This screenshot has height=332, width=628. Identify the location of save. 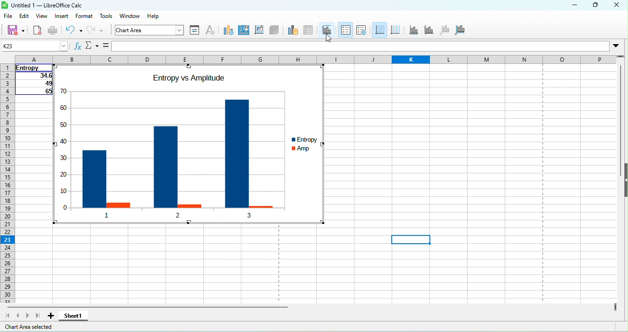
(16, 31).